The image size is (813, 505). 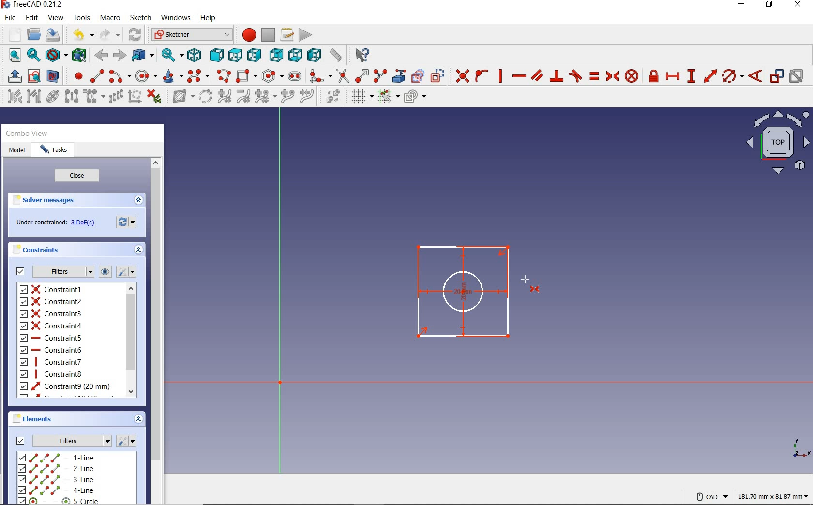 I want to click on constrain equal, so click(x=594, y=77).